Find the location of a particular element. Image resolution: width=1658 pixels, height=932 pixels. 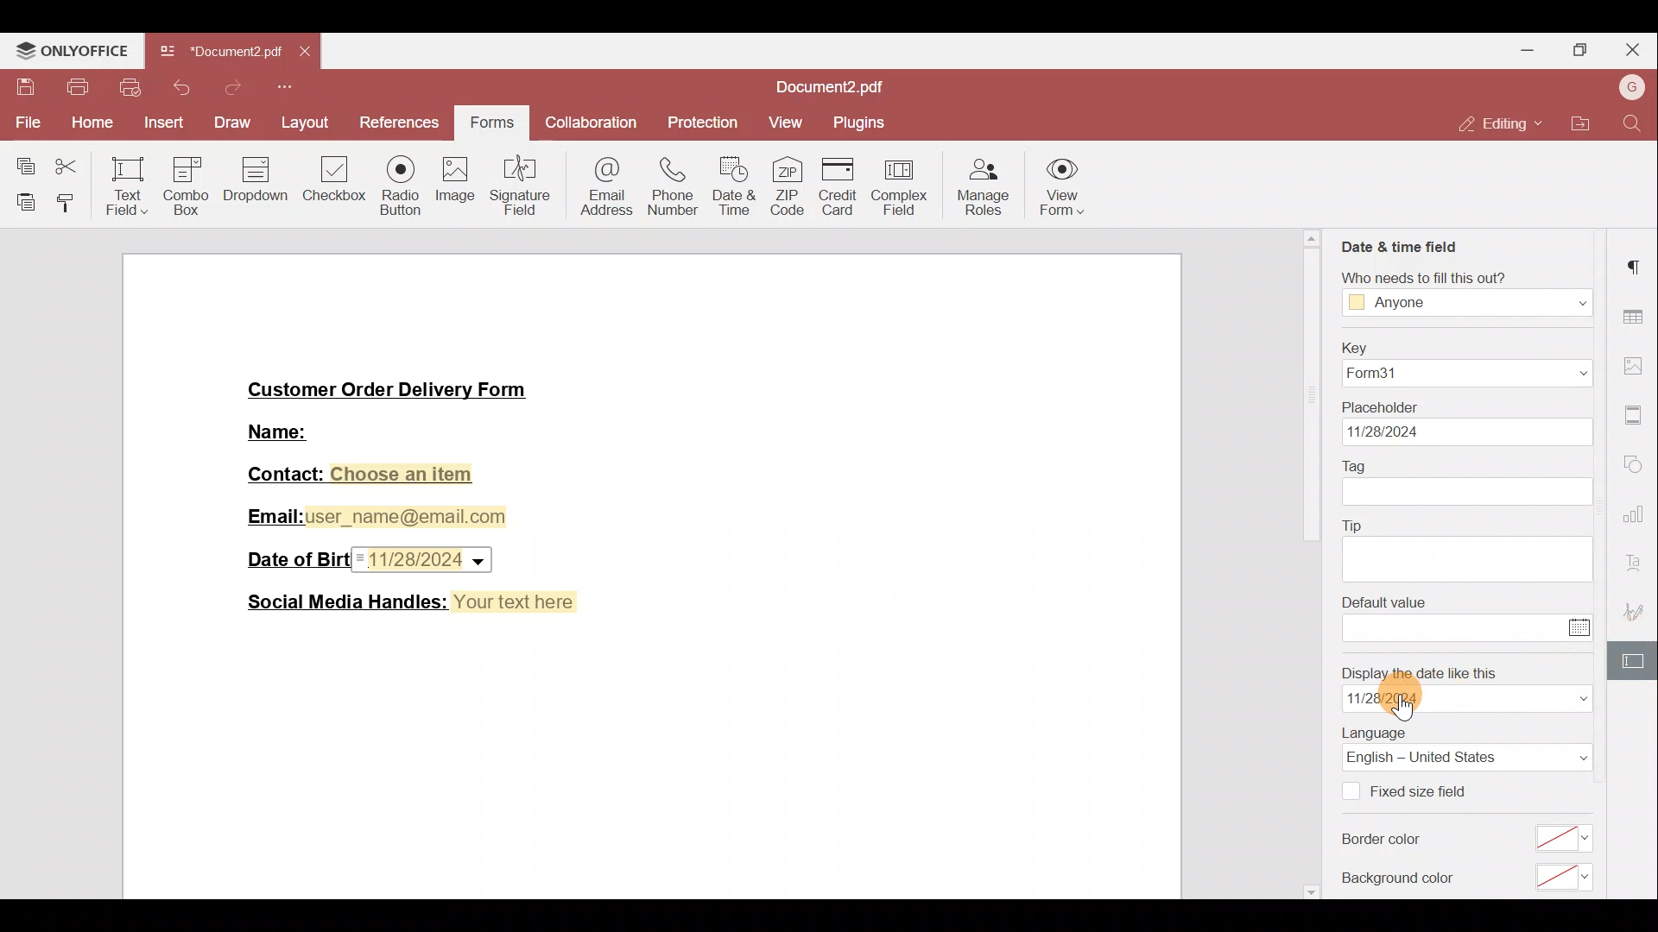

Language  is located at coordinates (1468, 757).